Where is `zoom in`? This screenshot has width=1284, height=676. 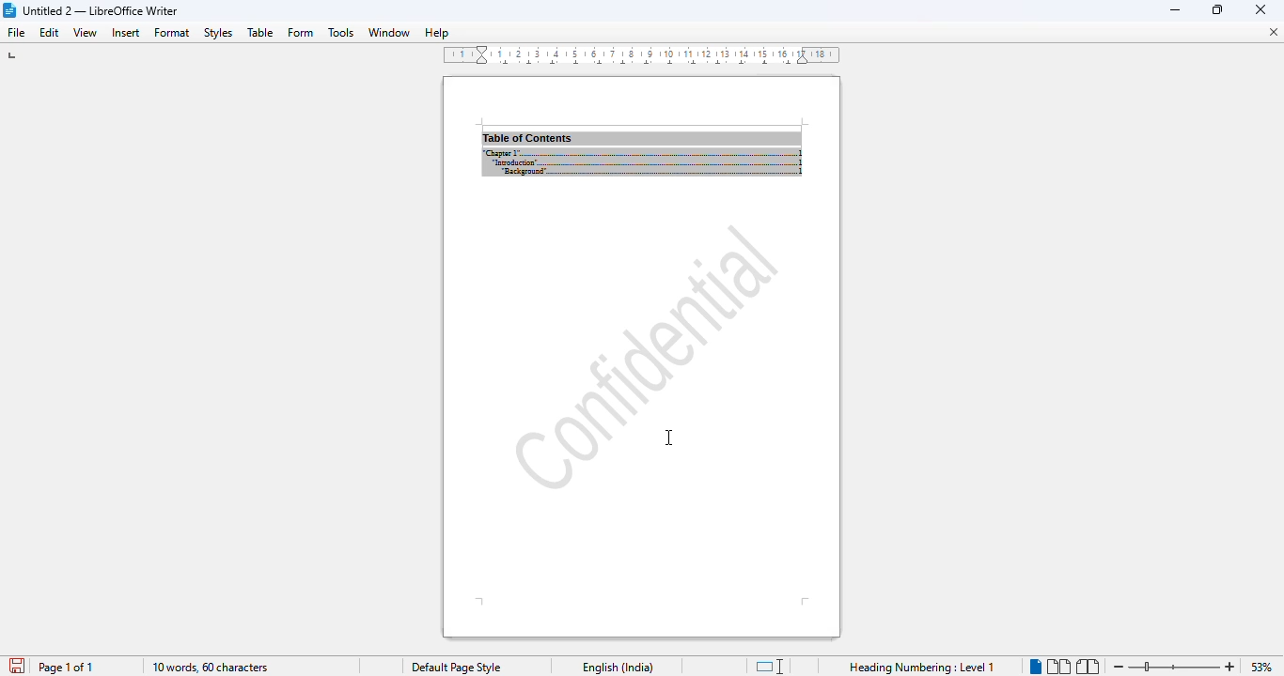
zoom in is located at coordinates (1232, 666).